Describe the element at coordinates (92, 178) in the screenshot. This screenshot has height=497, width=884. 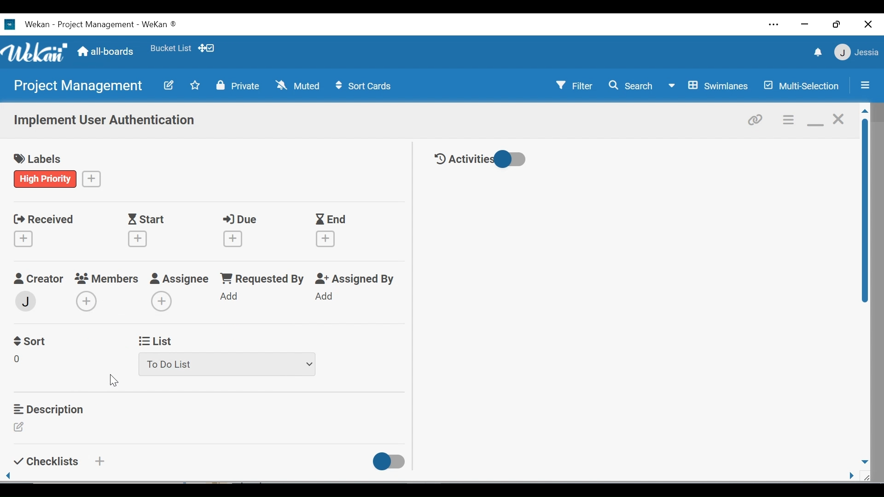
I see `add` at that location.